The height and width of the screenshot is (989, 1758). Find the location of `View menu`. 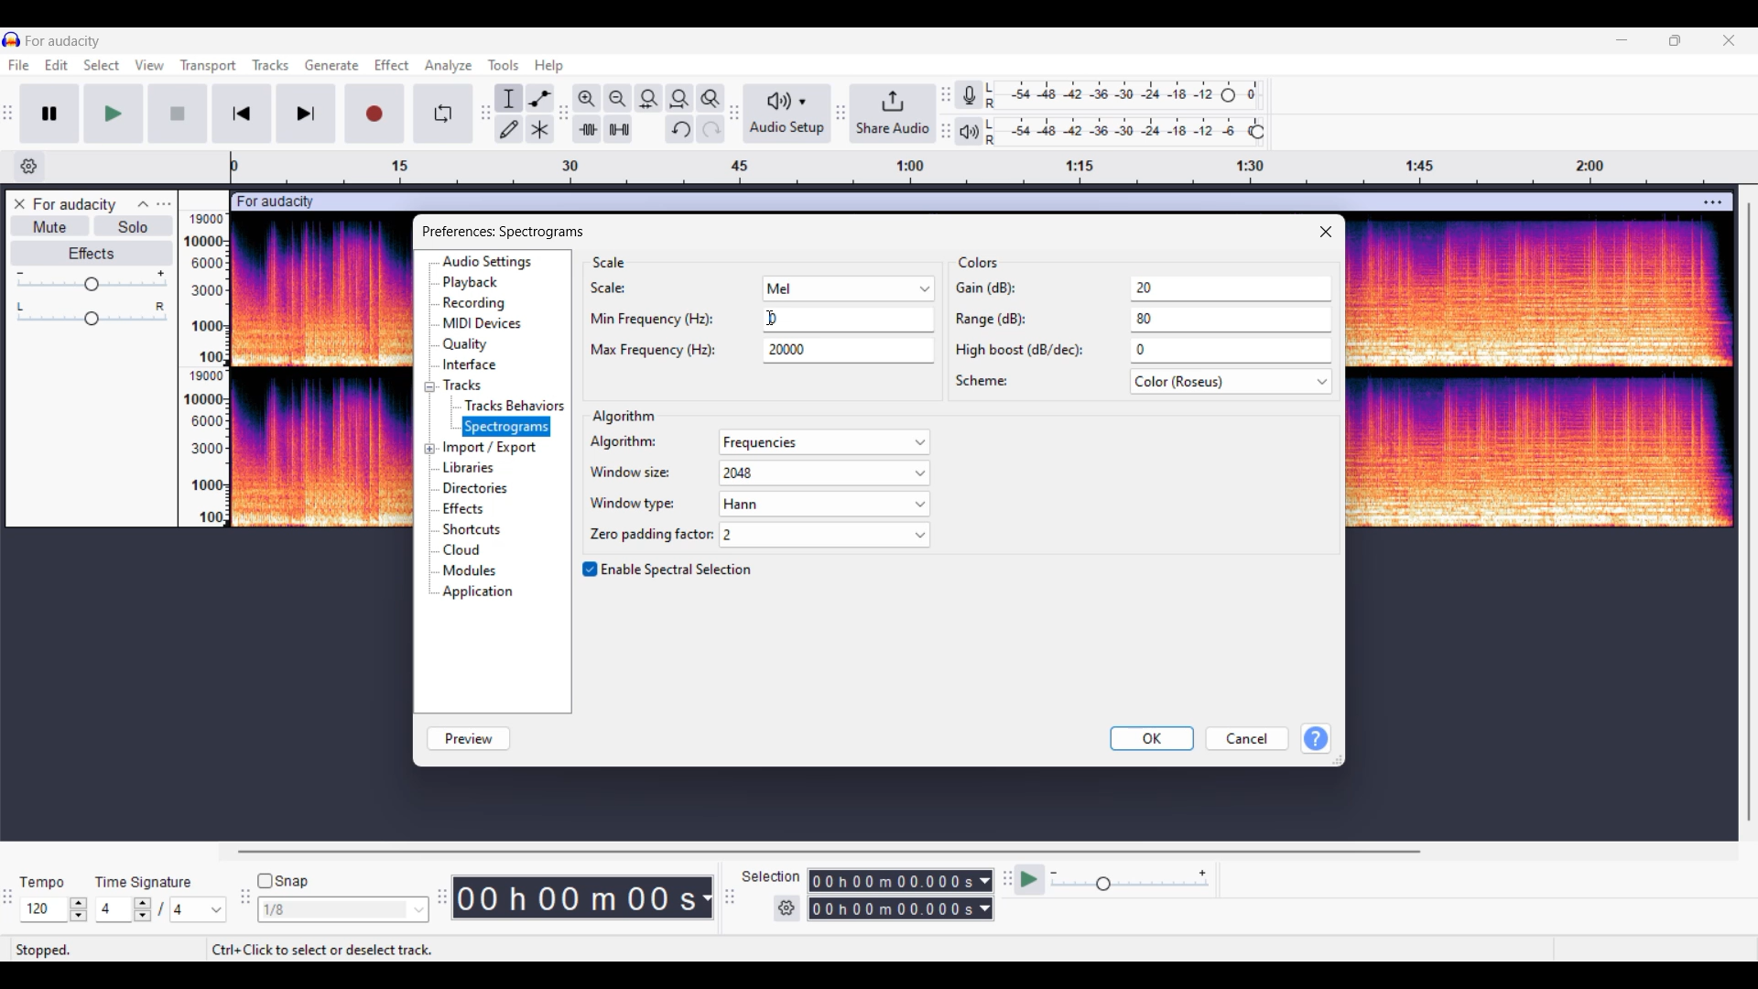

View menu is located at coordinates (149, 65).